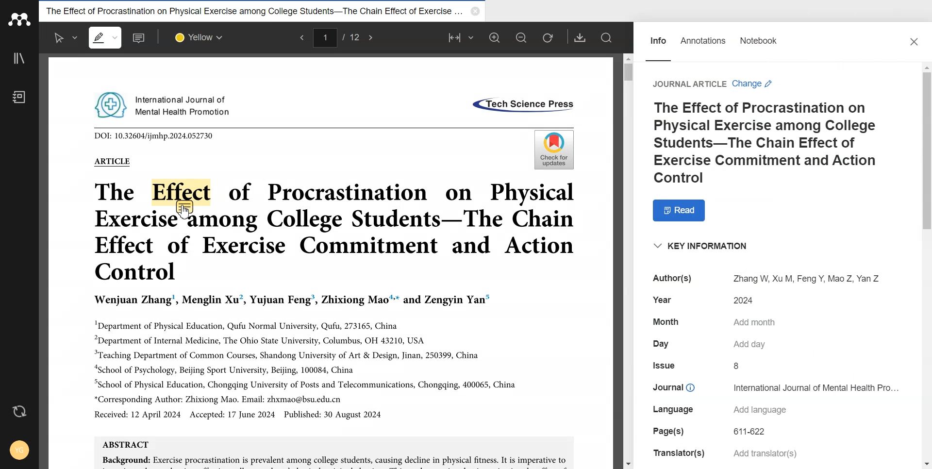 This screenshot has width=932, height=469. What do you see at coordinates (773, 143) in the screenshot?
I see ` The Effect of Procrastination on Physical Exercise among College Students-The Chain Effect of Exercise Commitment and Action Control` at bounding box center [773, 143].